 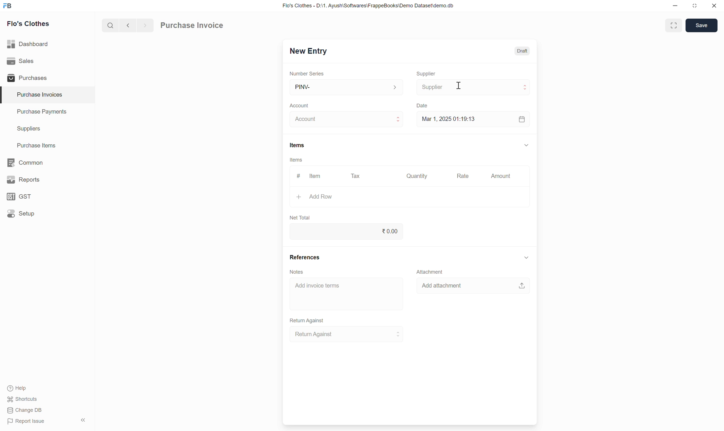 I want to click on previous, so click(x=144, y=25).